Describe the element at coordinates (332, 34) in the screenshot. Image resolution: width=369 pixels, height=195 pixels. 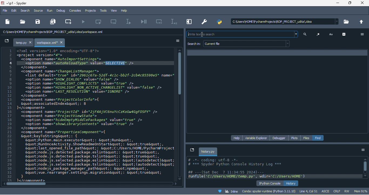
I see `text` at that location.